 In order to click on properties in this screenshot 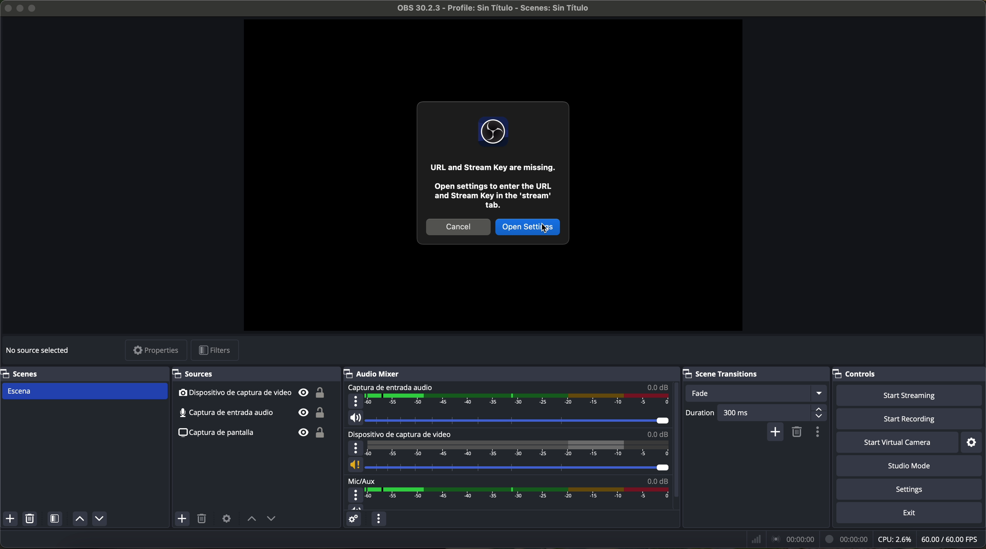, I will do `click(157, 351)`.